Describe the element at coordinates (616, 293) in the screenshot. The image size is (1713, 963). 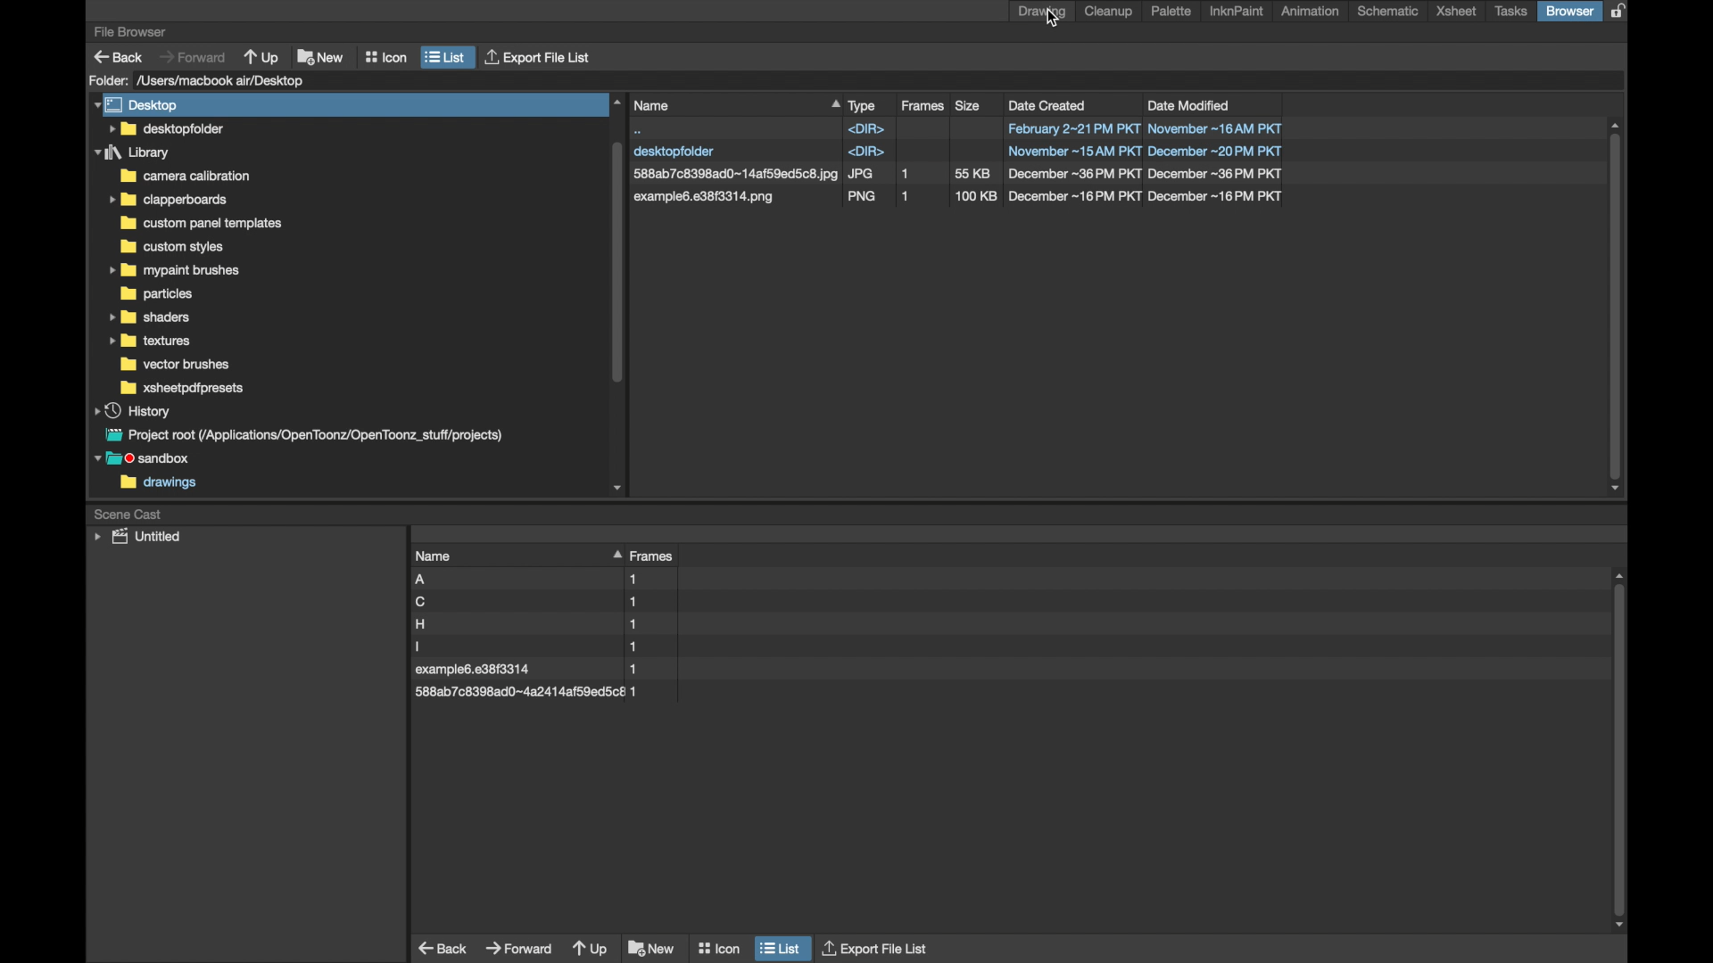
I see `scroll box` at that location.